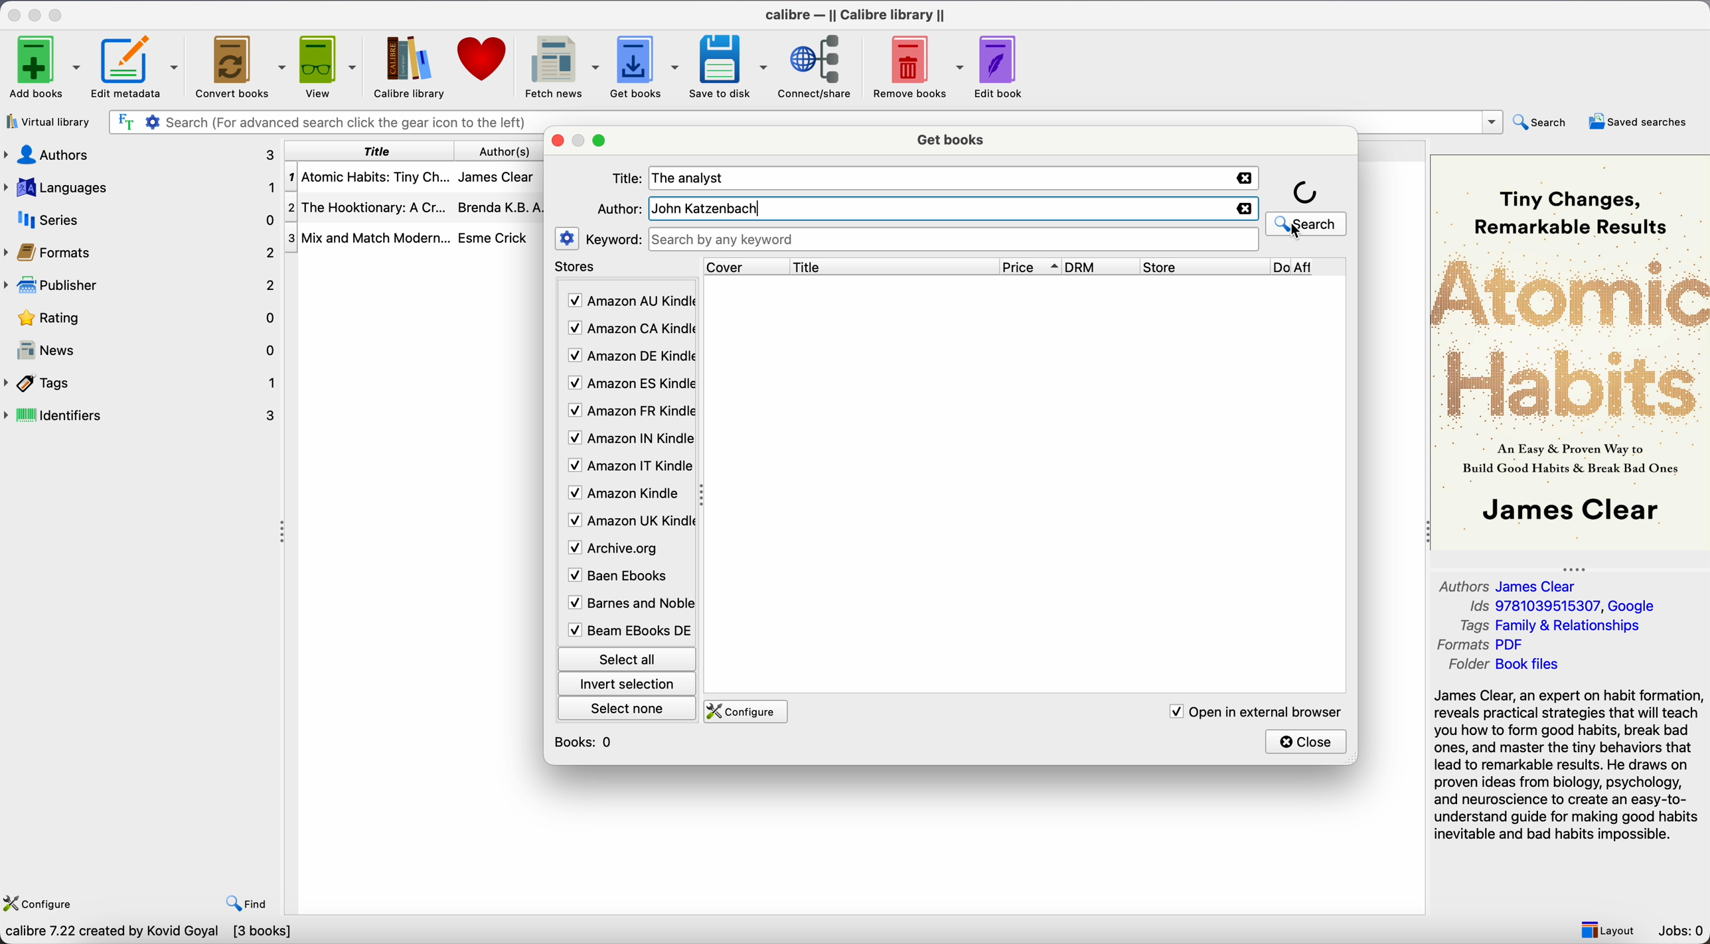 This screenshot has height=944, width=1710. Describe the element at coordinates (13, 14) in the screenshot. I see `close app` at that location.